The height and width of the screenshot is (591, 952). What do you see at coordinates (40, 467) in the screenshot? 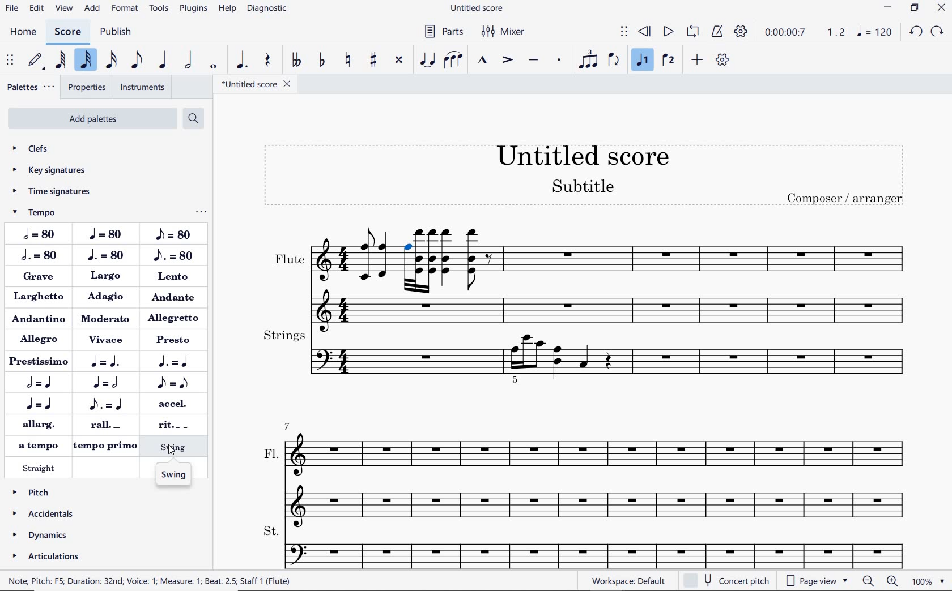
I see `STRAIGHT` at bounding box center [40, 467].